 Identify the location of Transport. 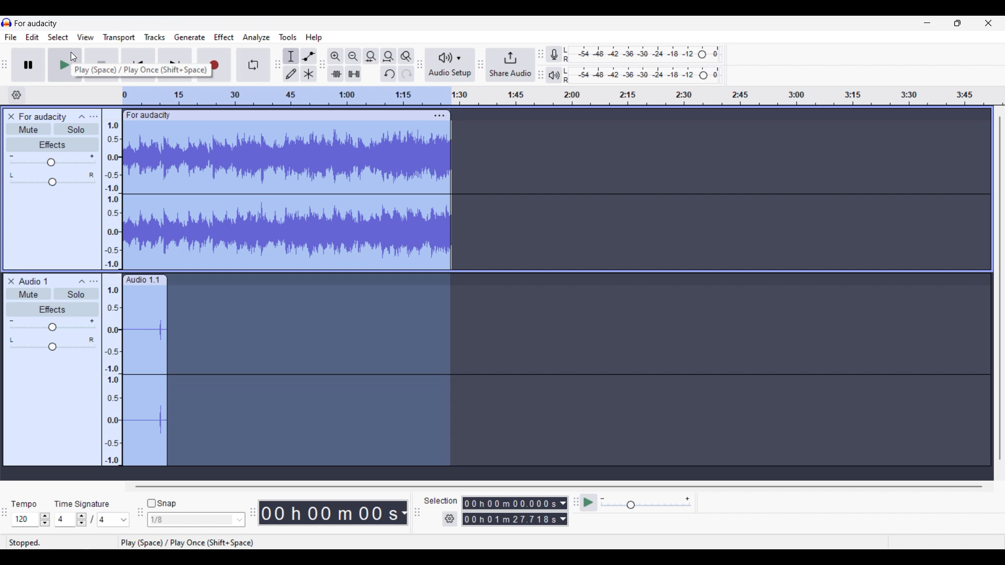
(119, 37).